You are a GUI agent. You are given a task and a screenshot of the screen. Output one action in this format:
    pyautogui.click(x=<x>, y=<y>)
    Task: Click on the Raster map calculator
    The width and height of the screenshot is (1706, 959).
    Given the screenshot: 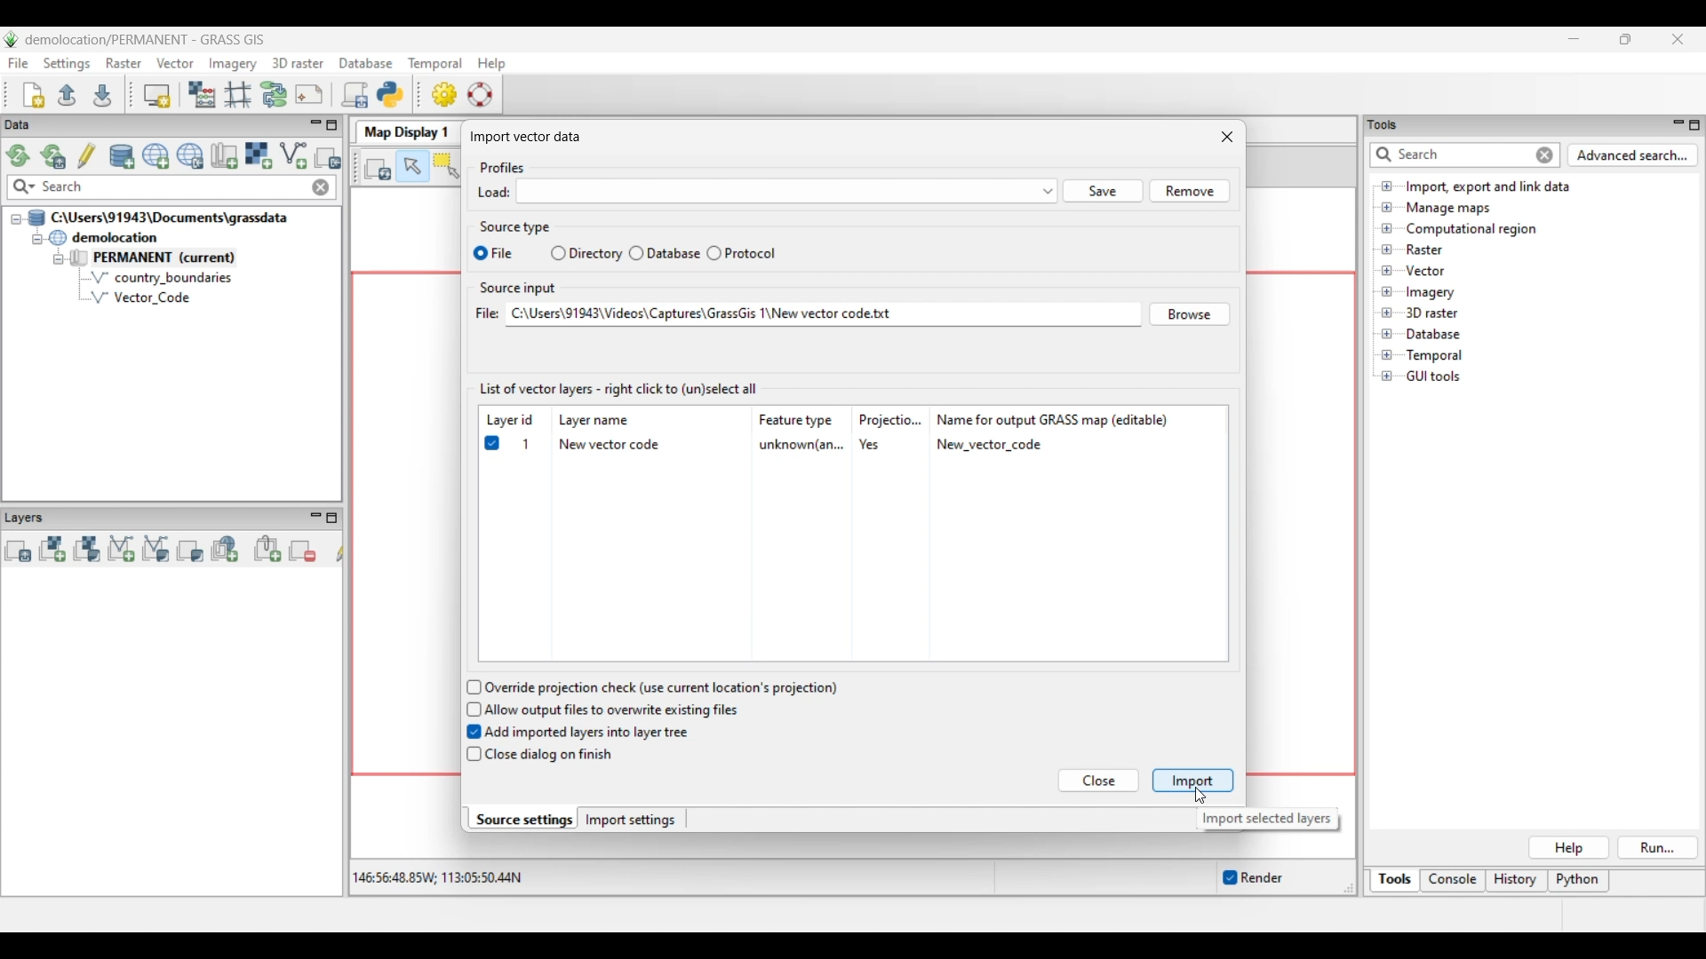 What is the action you would take?
    pyautogui.click(x=202, y=94)
    